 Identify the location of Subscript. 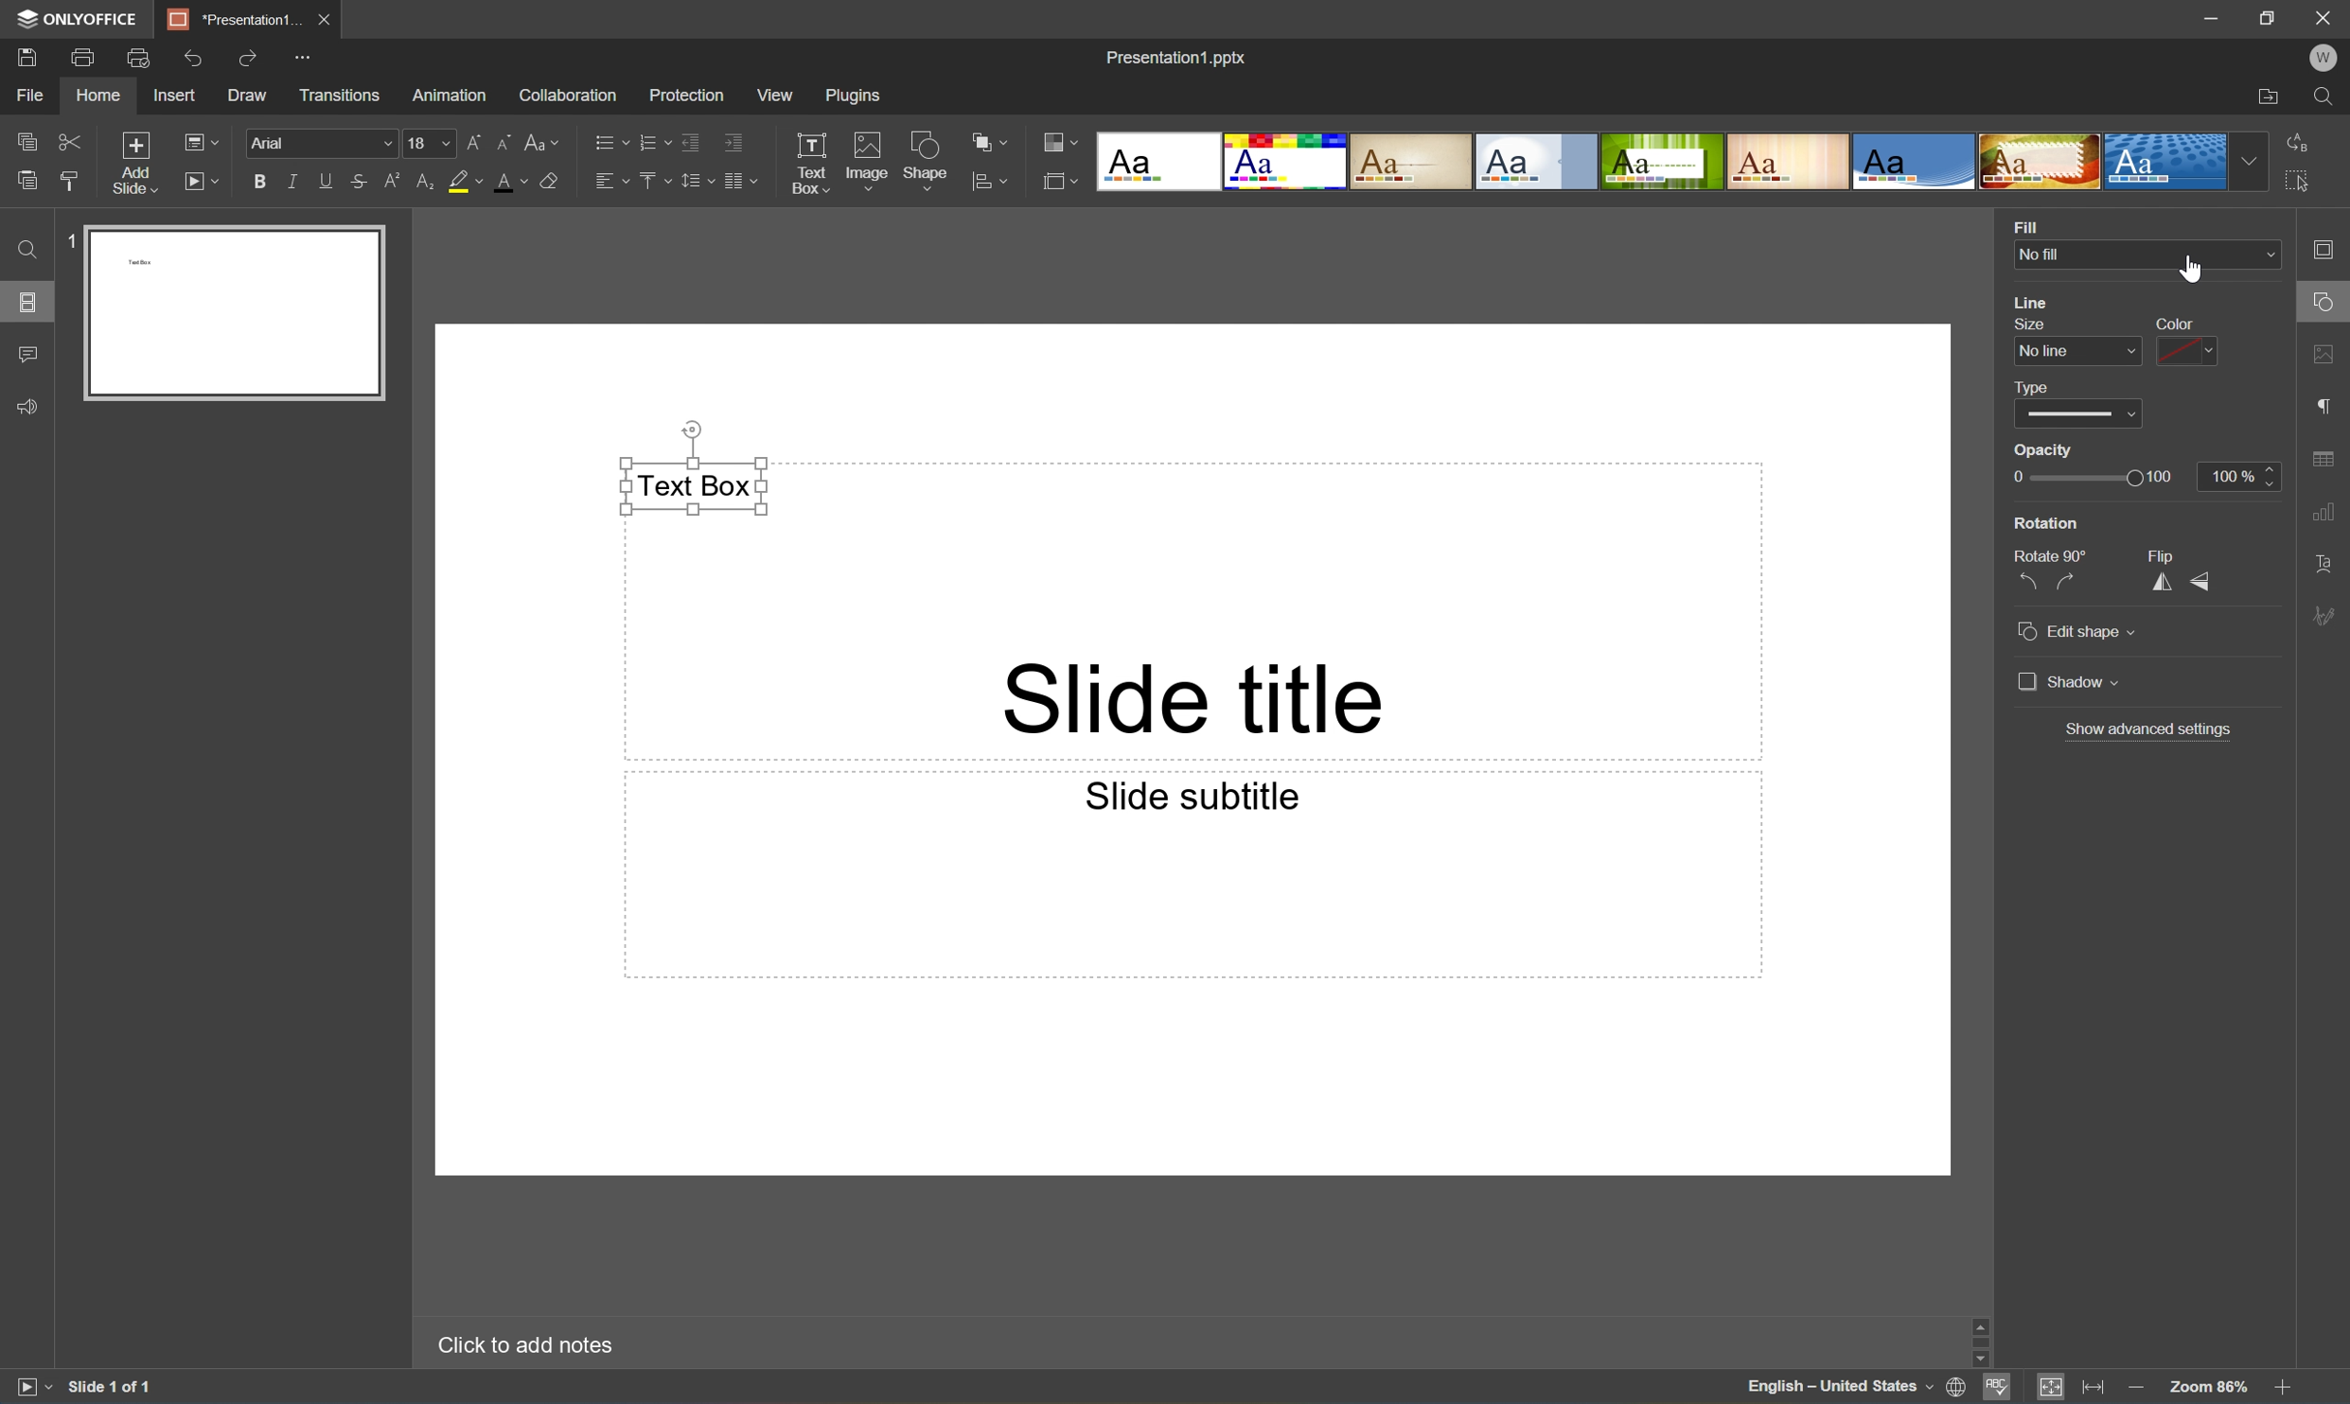
(425, 180).